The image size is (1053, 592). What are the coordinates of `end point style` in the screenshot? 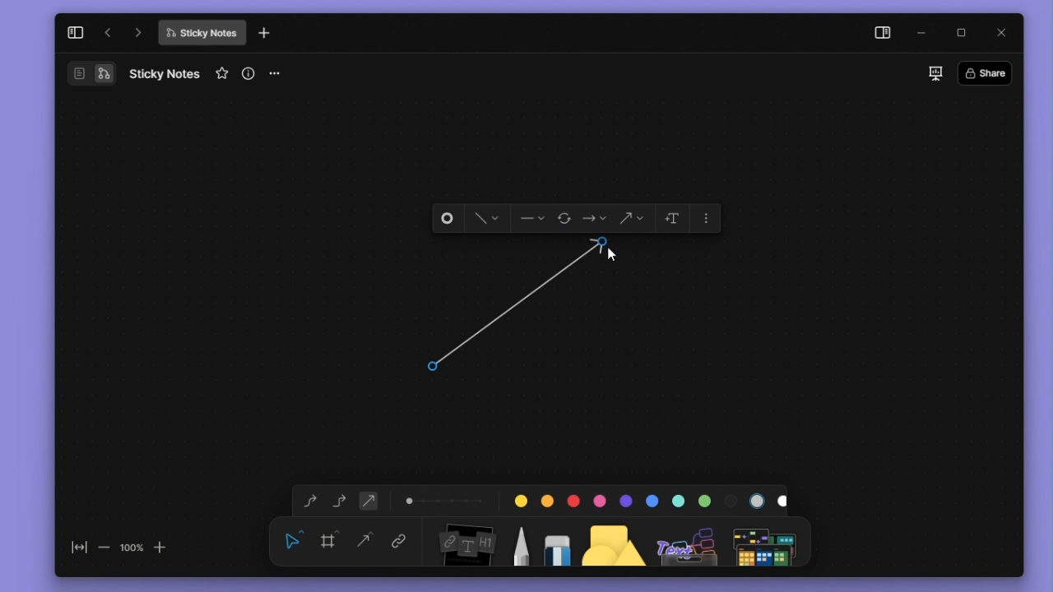 It's located at (595, 219).